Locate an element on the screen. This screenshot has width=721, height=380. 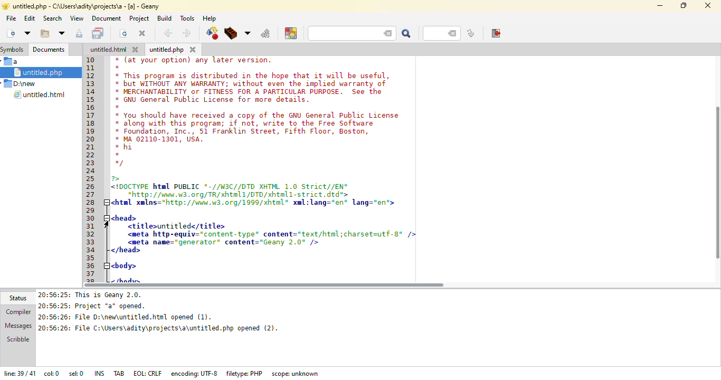
sel: 0 is located at coordinates (77, 374).